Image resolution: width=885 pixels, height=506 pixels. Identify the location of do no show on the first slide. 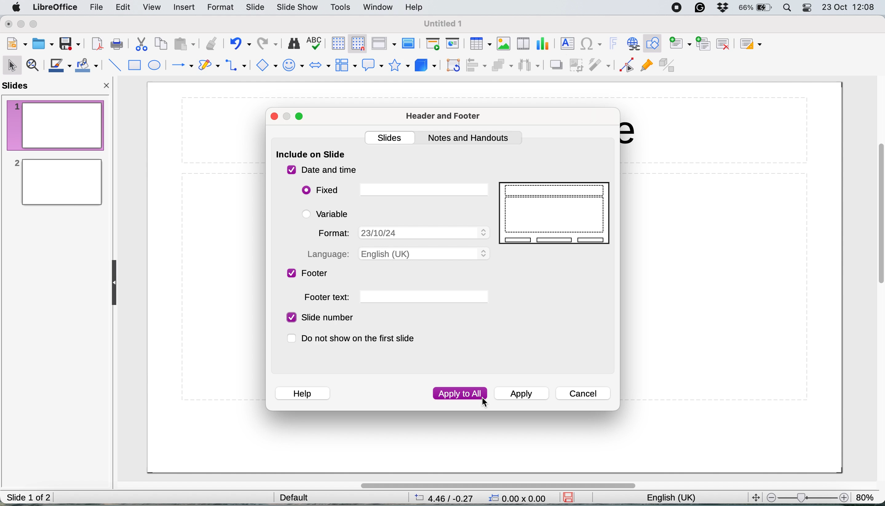
(357, 338).